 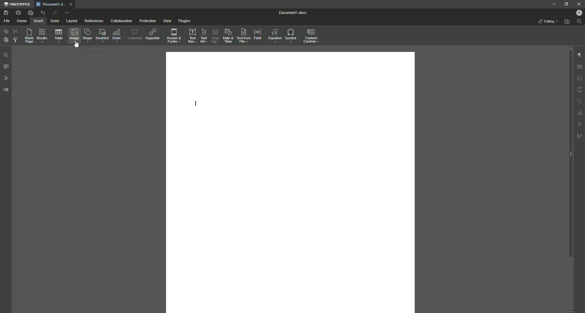 I want to click on References, so click(x=92, y=21).